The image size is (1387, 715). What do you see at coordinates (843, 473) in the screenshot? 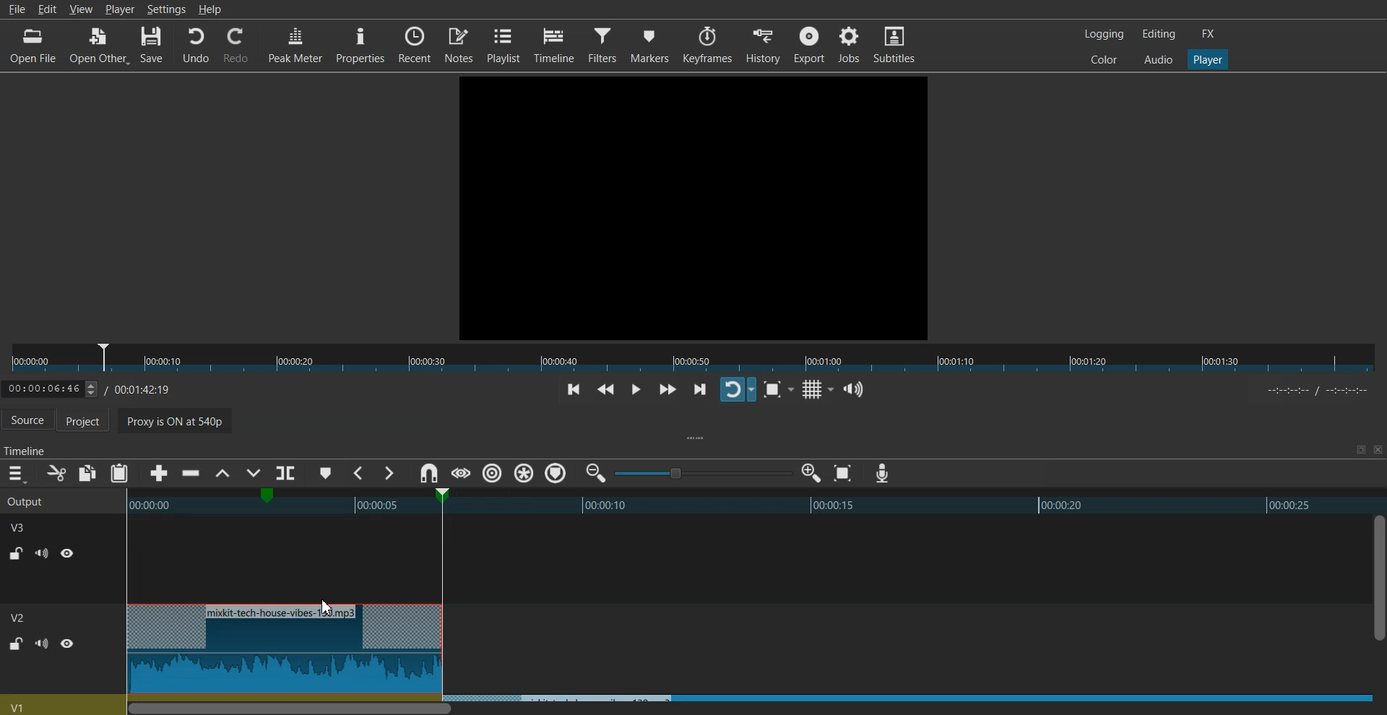
I see `Zoom timeline to Fit` at bounding box center [843, 473].